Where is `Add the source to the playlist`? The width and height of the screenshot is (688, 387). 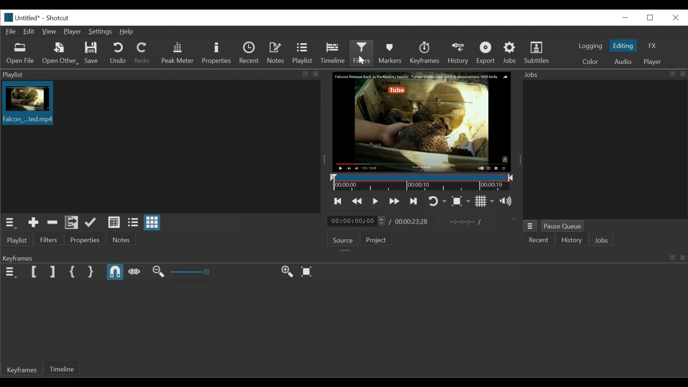 Add the source to the playlist is located at coordinates (32, 223).